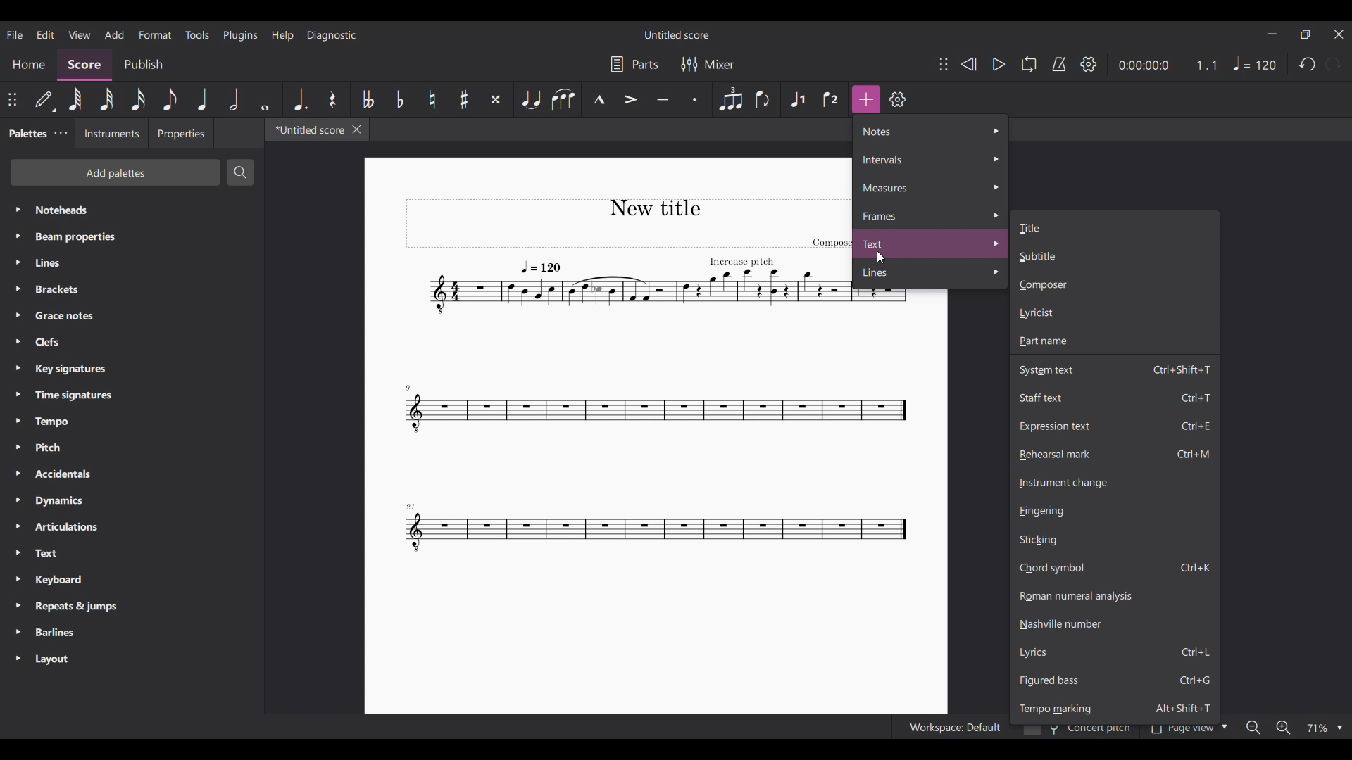 The width and height of the screenshot is (1352, 760). Describe the element at coordinates (1114, 426) in the screenshot. I see `Expression text` at that location.